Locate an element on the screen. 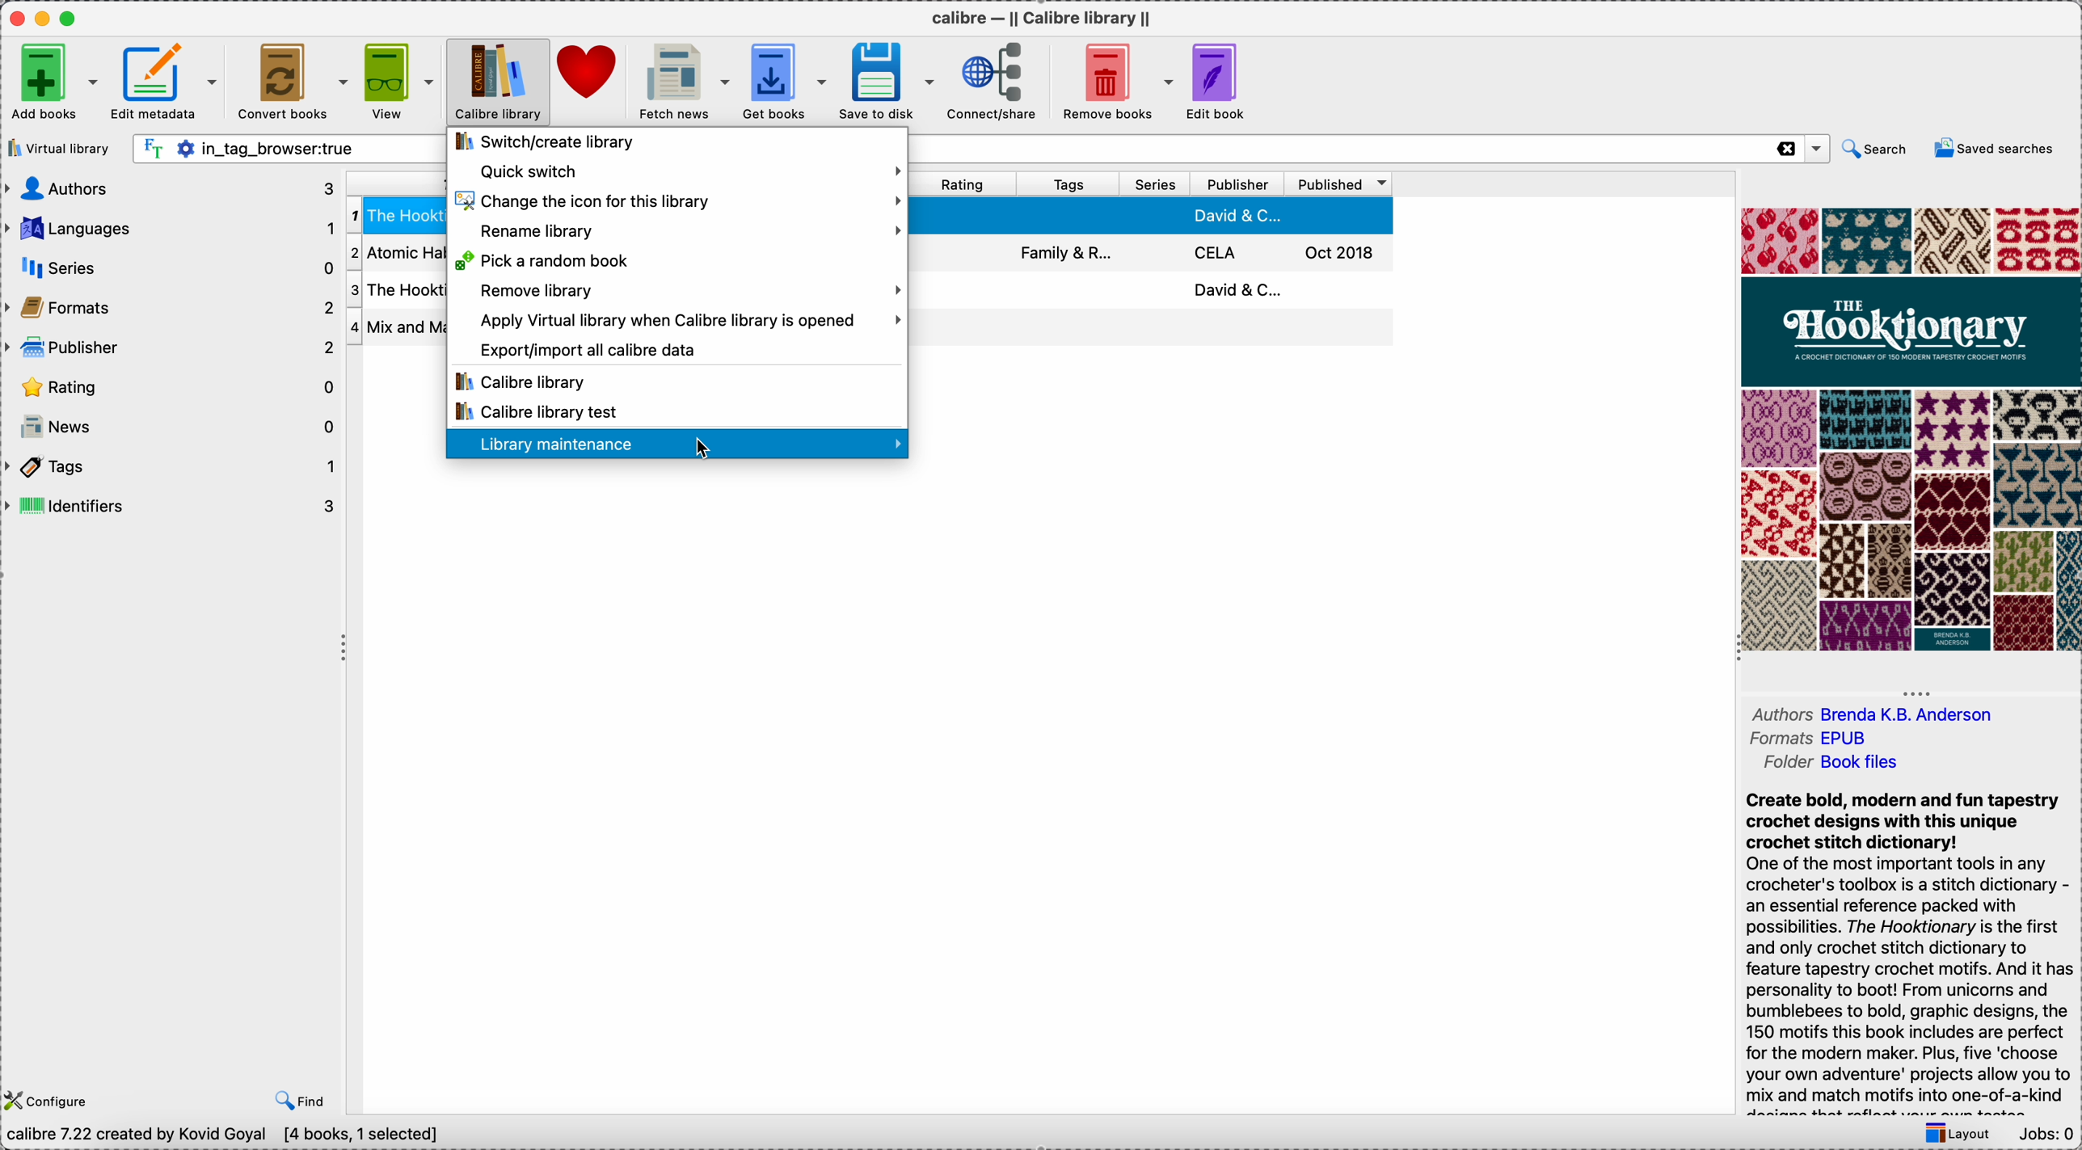 This screenshot has width=2082, height=1150. rating is located at coordinates (965, 183).